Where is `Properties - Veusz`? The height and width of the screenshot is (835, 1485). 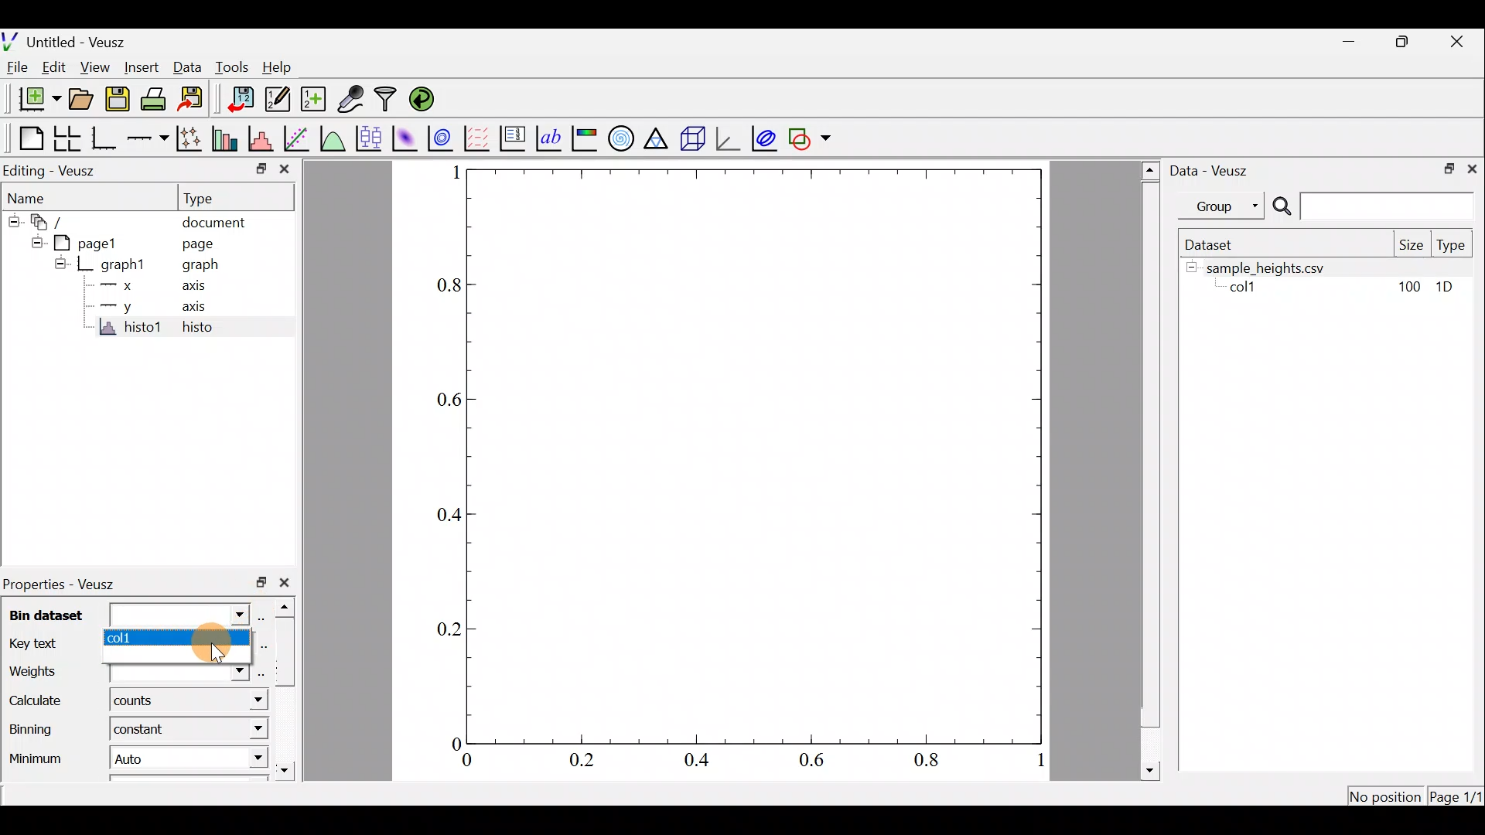 Properties - Veusz is located at coordinates (68, 582).